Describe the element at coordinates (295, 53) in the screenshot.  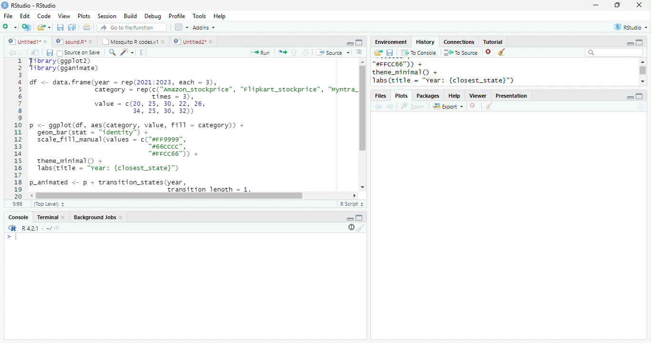
I see `up` at that location.